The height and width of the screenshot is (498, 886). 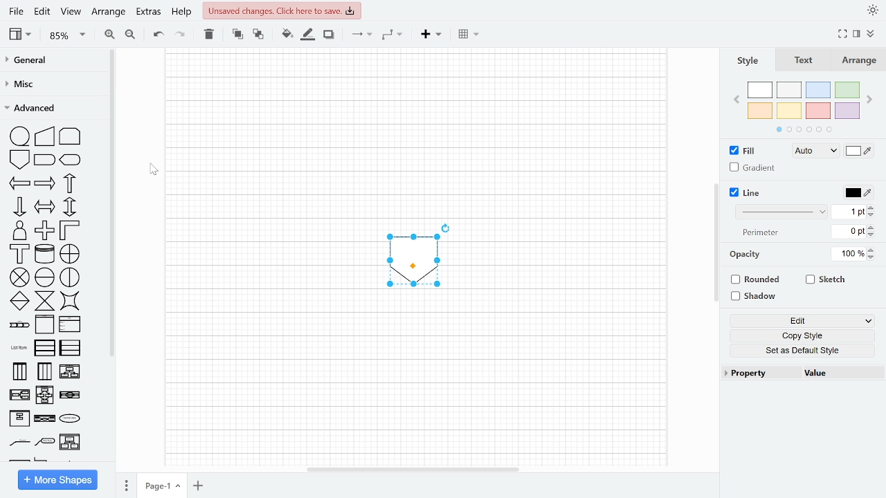 I want to click on Arrange, so click(x=858, y=62).